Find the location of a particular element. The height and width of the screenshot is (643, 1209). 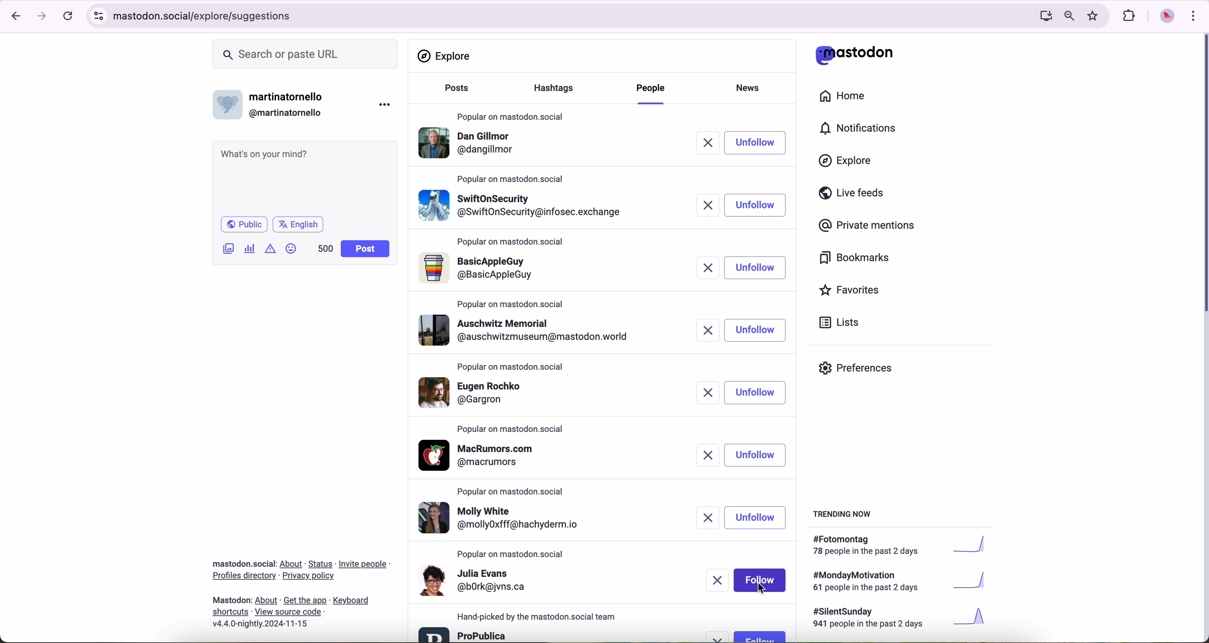

trending now is located at coordinates (843, 513).